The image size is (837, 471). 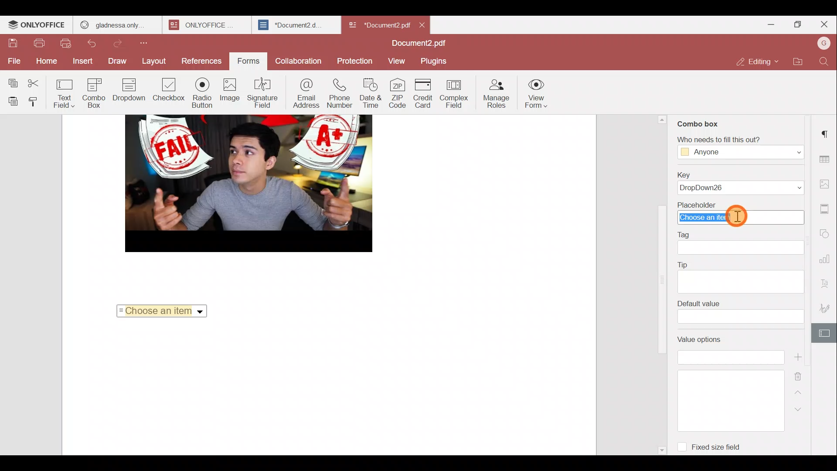 What do you see at coordinates (163, 310) in the screenshot?
I see `Choose an item` at bounding box center [163, 310].